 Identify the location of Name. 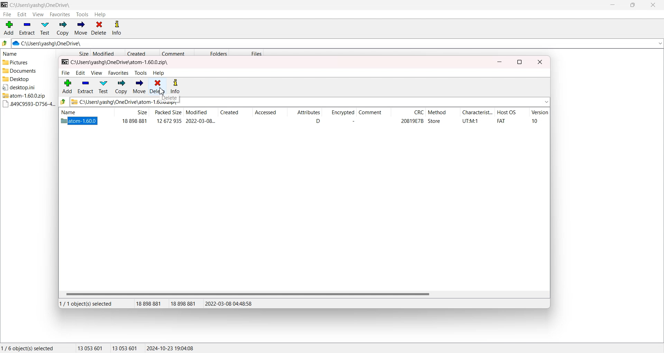
(85, 112).